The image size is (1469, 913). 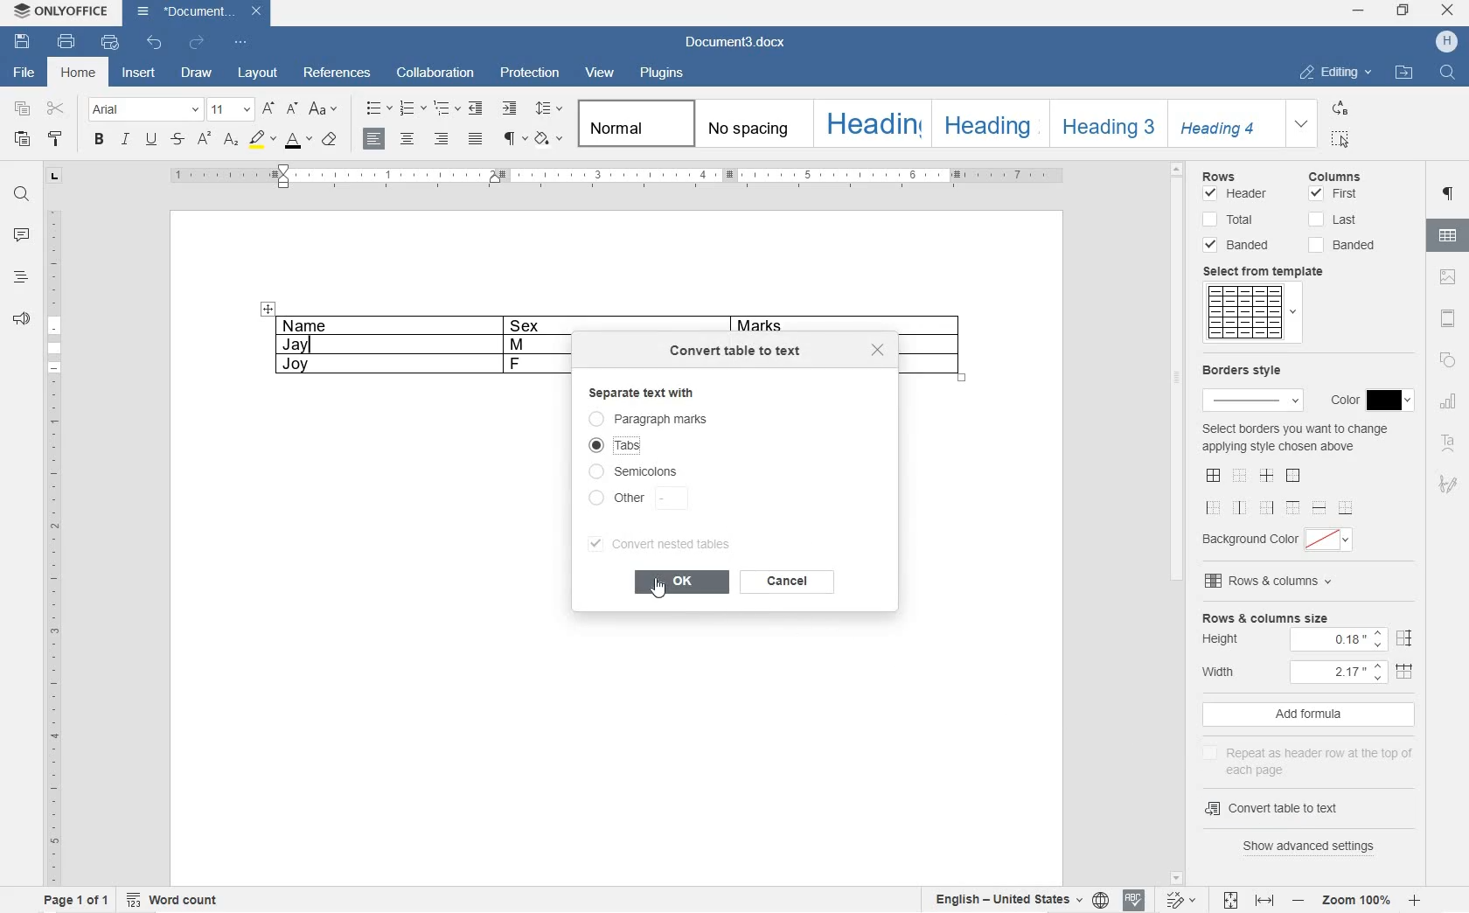 What do you see at coordinates (378, 109) in the screenshot?
I see `BULLET` at bounding box center [378, 109].